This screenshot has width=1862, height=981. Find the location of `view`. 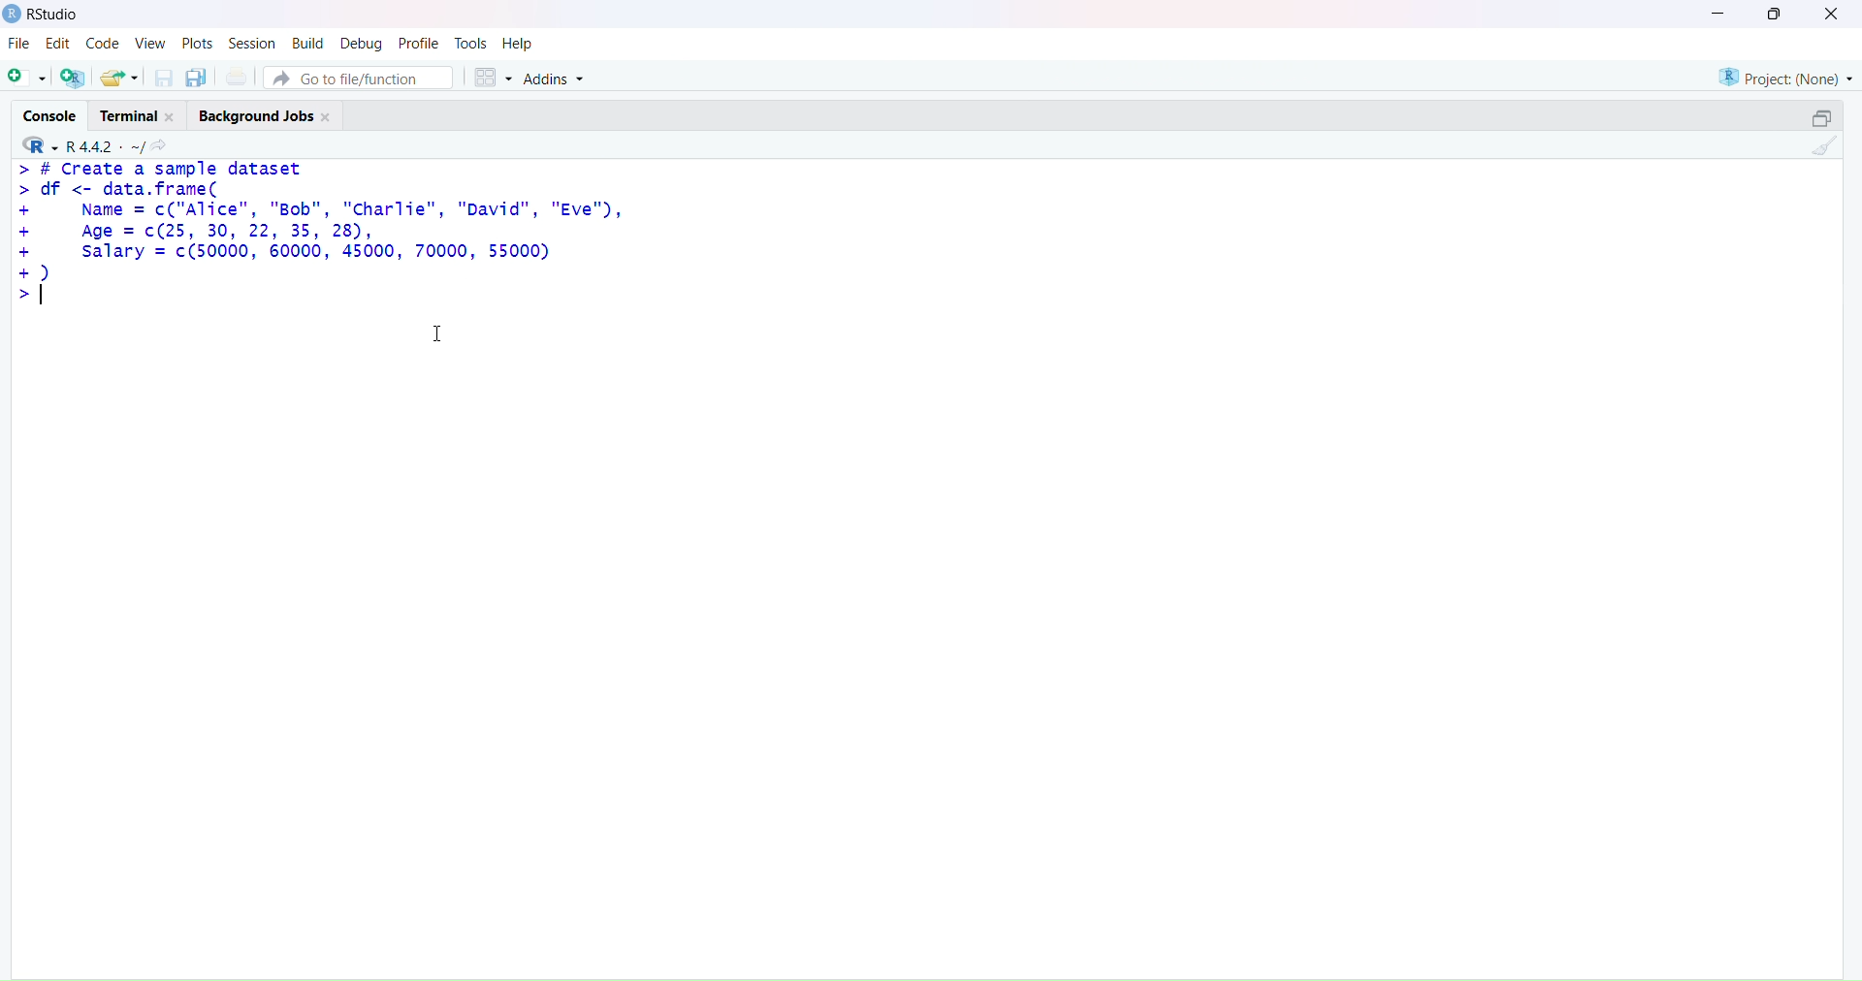

view is located at coordinates (149, 42).